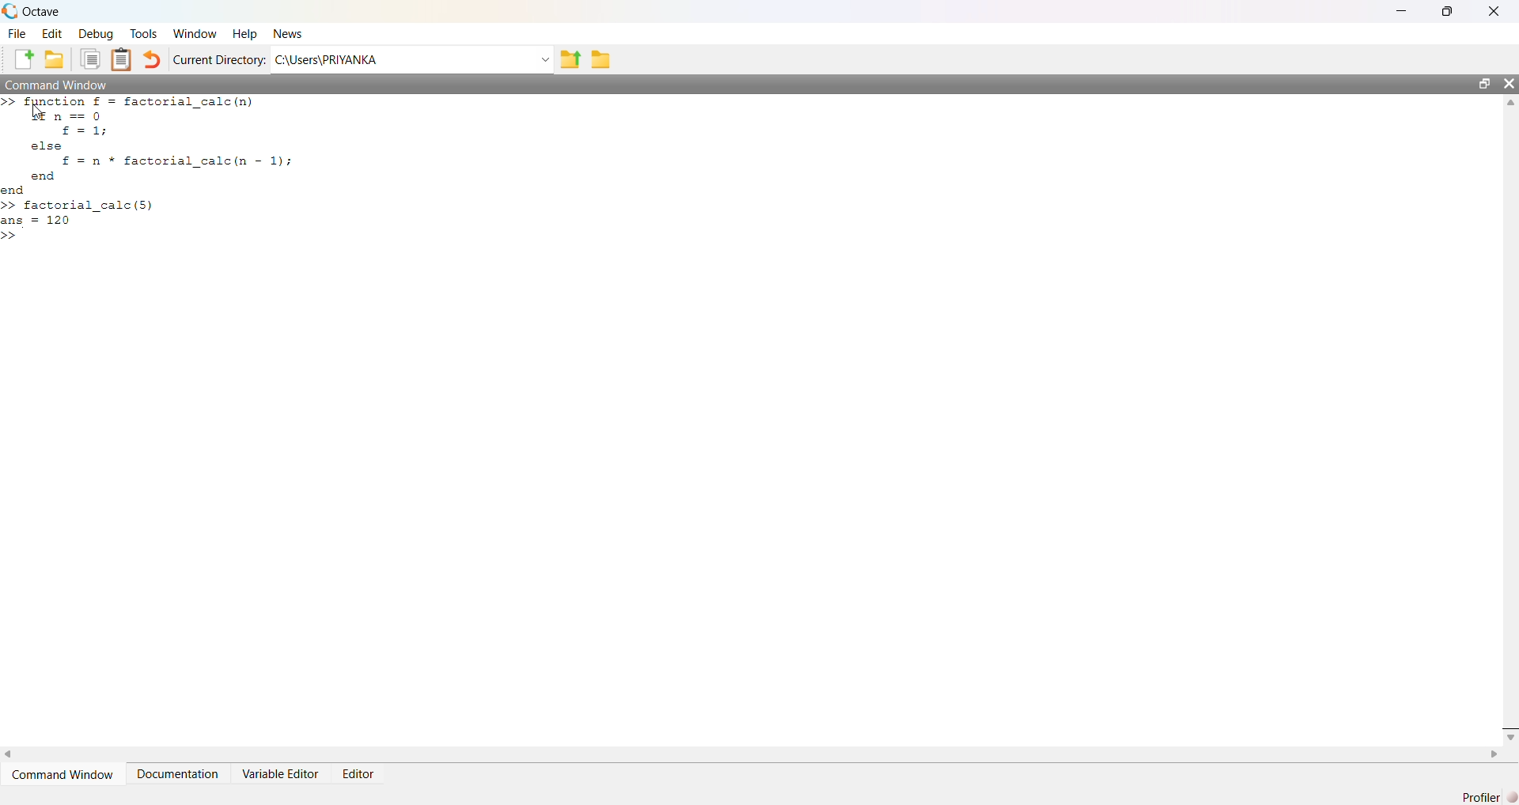 This screenshot has width=1519, height=805. What do you see at coordinates (19, 32) in the screenshot?
I see `file` at bounding box center [19, 32].